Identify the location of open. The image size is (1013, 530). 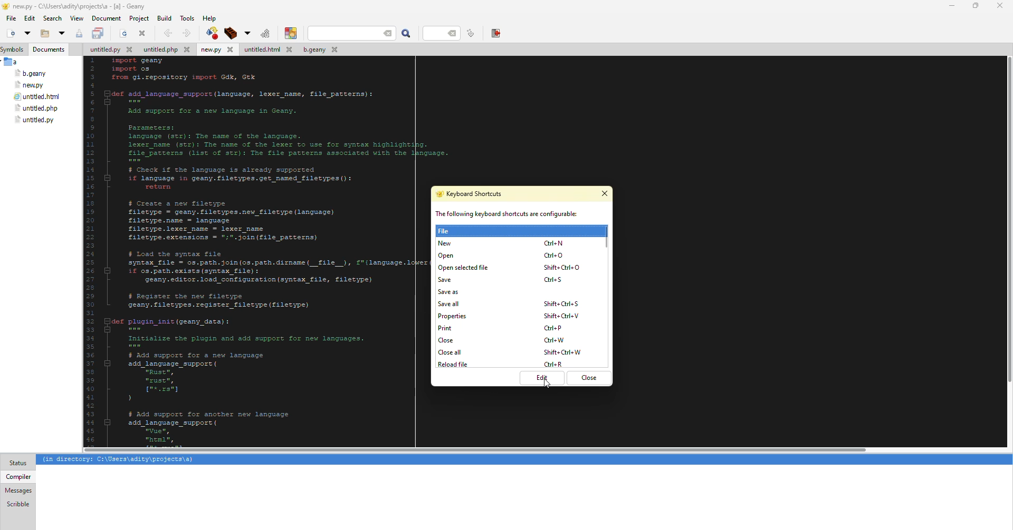
(26, 33).